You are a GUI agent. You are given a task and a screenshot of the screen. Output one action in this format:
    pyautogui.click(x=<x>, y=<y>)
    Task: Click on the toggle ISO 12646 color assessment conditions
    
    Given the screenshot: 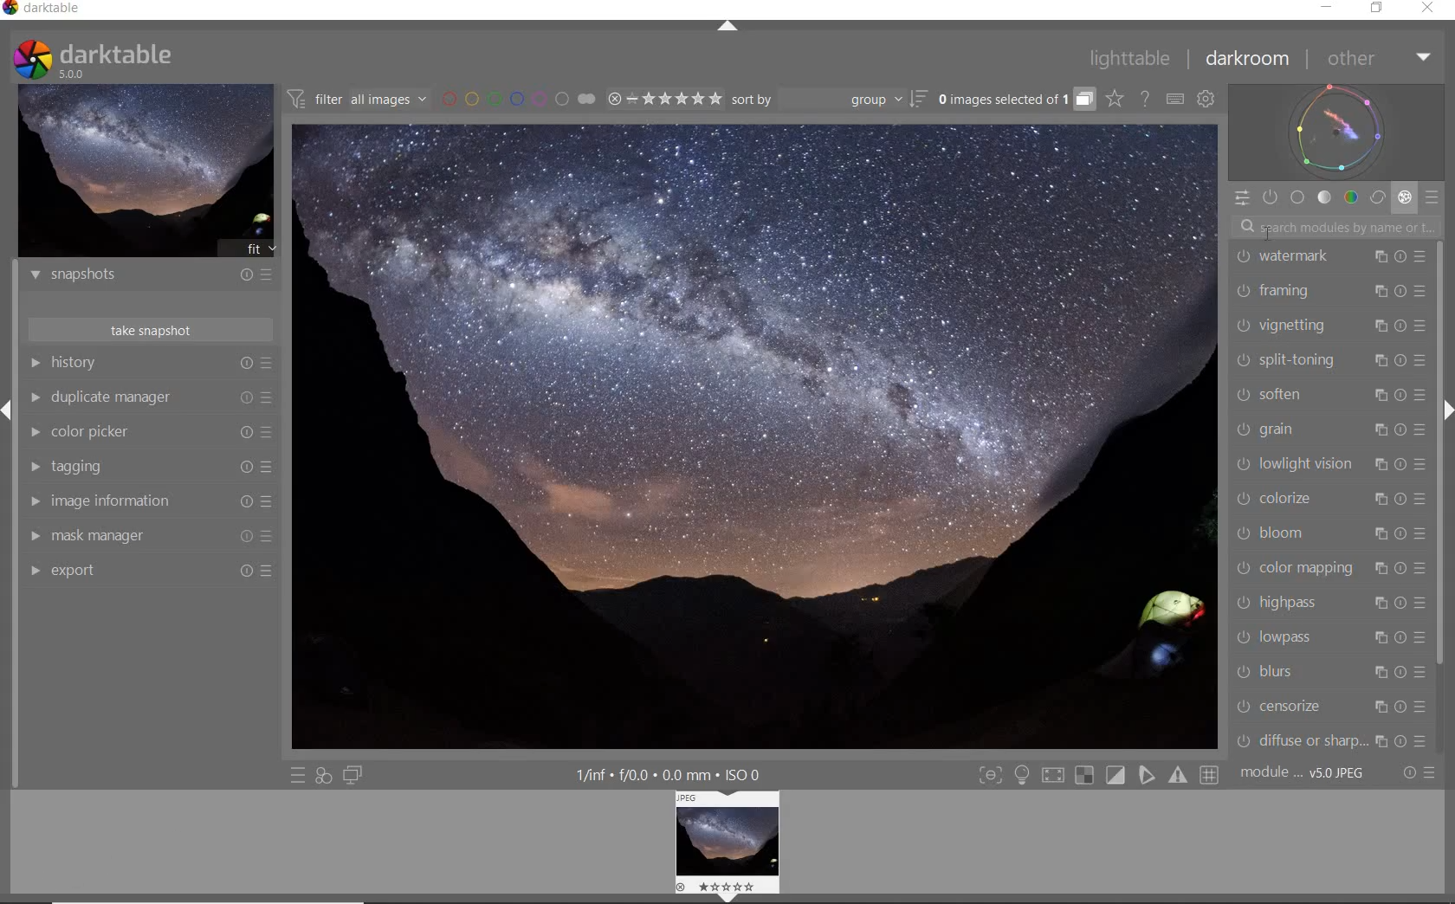 What is the action you would take?
    pyautogui.click(x=1030, y=777)
    